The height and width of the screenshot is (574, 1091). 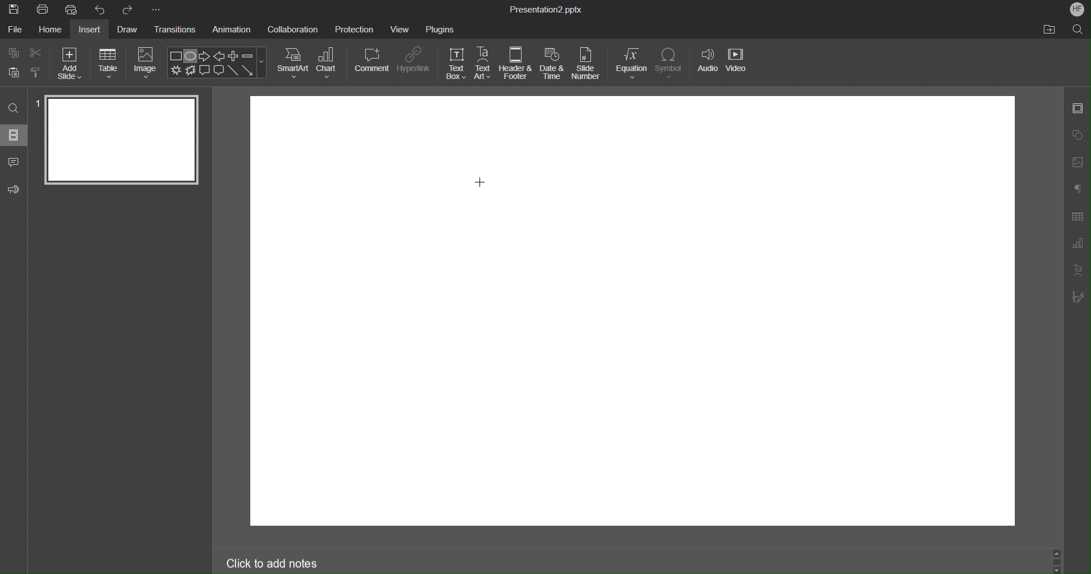 I want to click on Hyperlink, so click(x=414, y=60).